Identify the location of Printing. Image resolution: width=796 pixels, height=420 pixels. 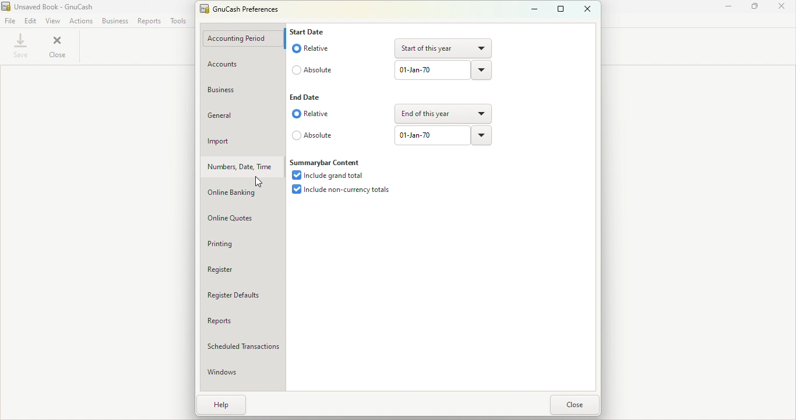
(236, 244).